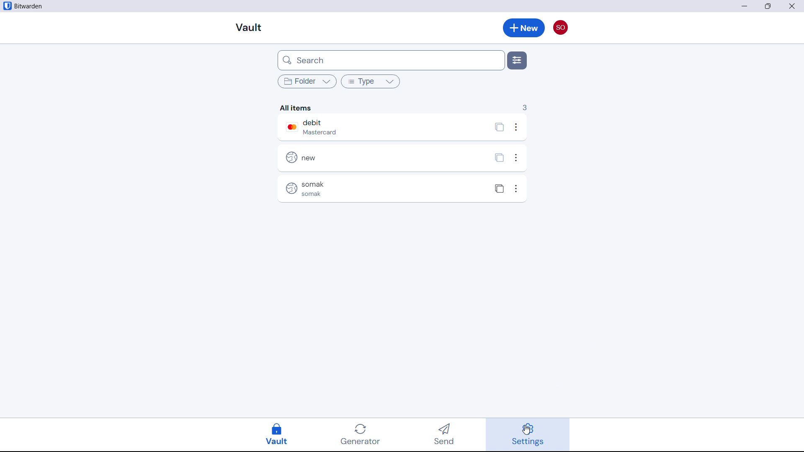  What do you see at coordinates (524, 107) in the screenshot?
I see `Number of entries ` at bounding box center [524, 107].